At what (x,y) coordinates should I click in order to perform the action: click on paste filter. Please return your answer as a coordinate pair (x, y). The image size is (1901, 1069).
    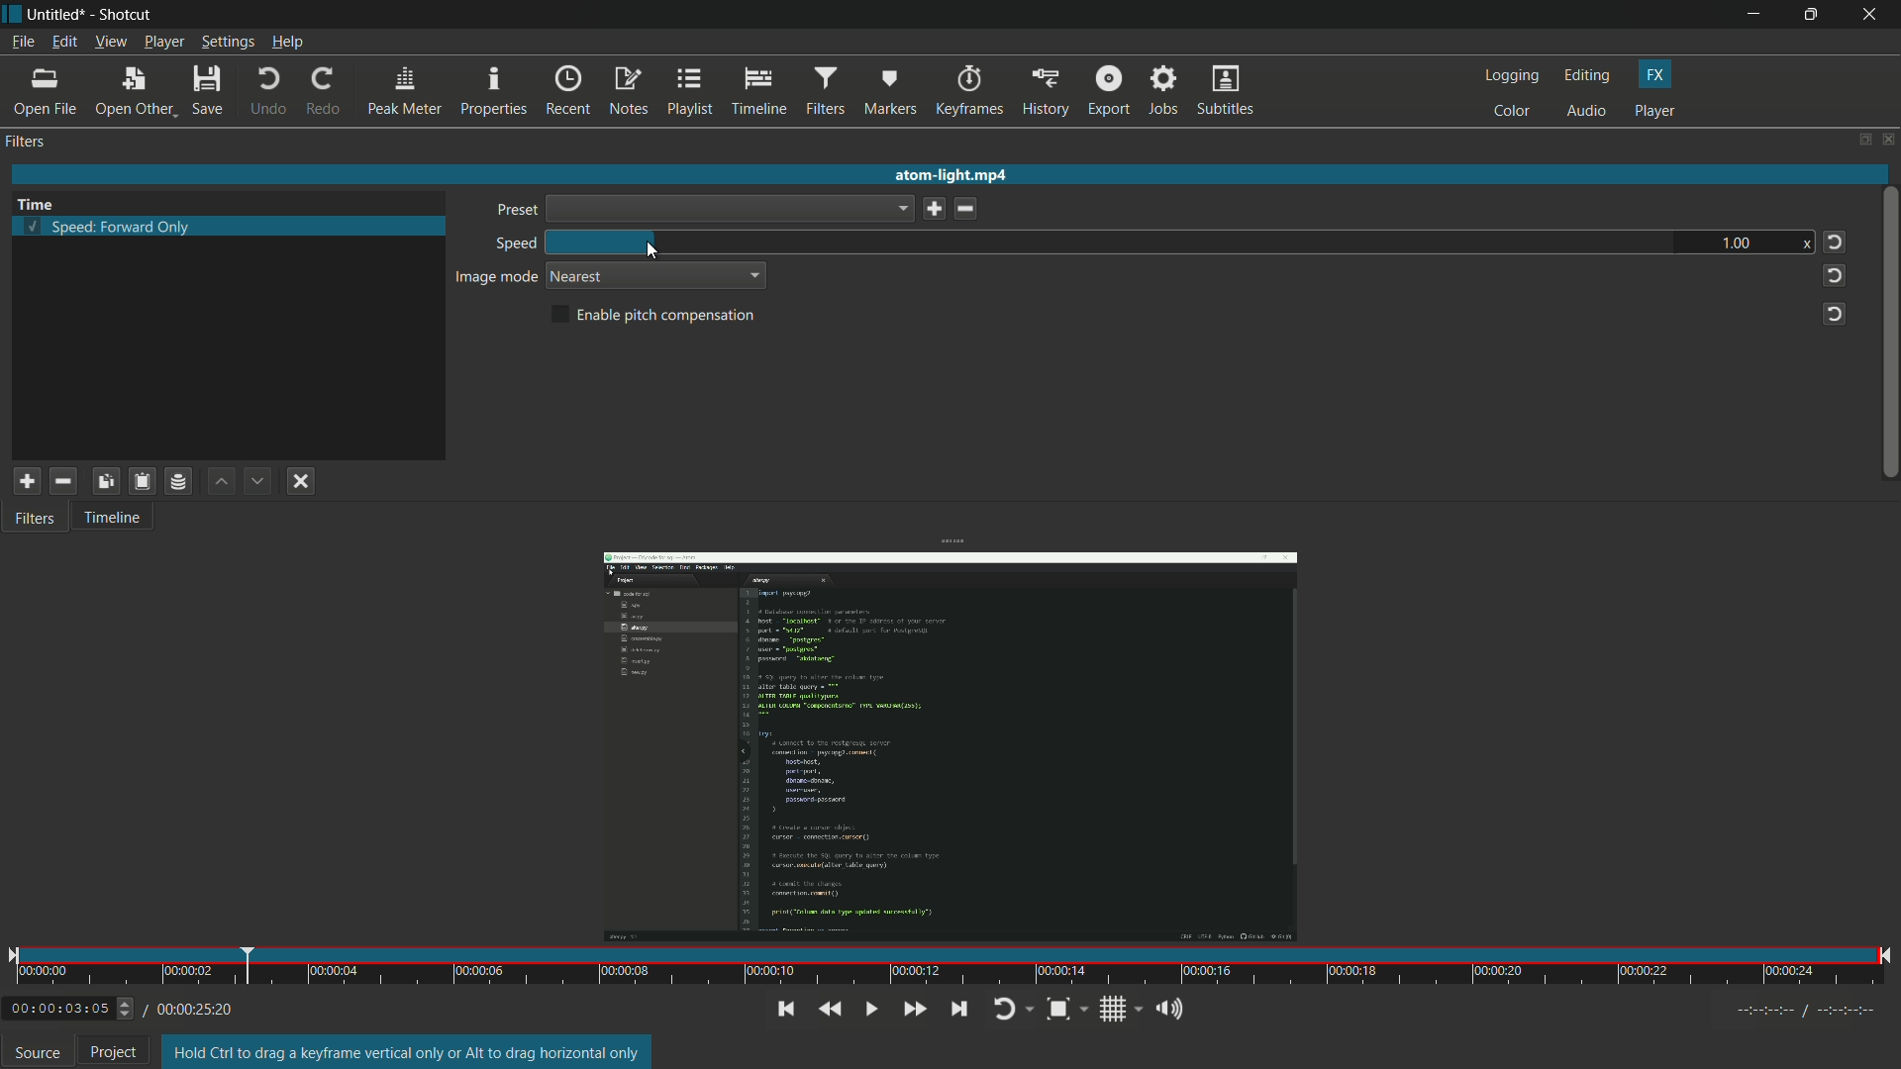
    Looking at the image, I should click on (142, 480).